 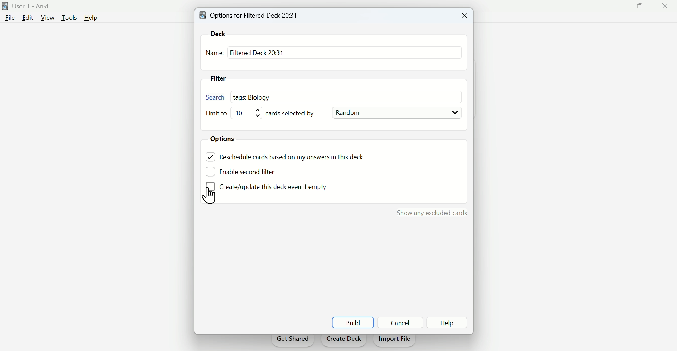 What do you see at coordinates (430, 213) in the screenshot?
I see `show my excluded cards` at bounding box center [430, 213].